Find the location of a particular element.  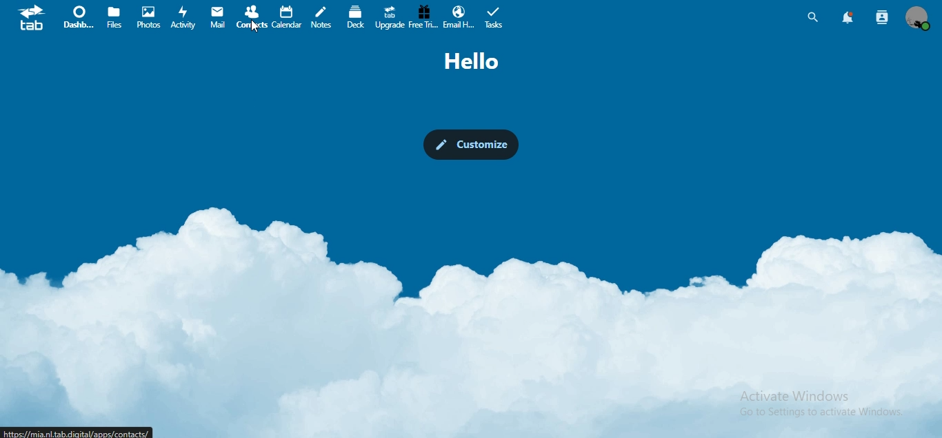

search is located at coordinates (814, 17).